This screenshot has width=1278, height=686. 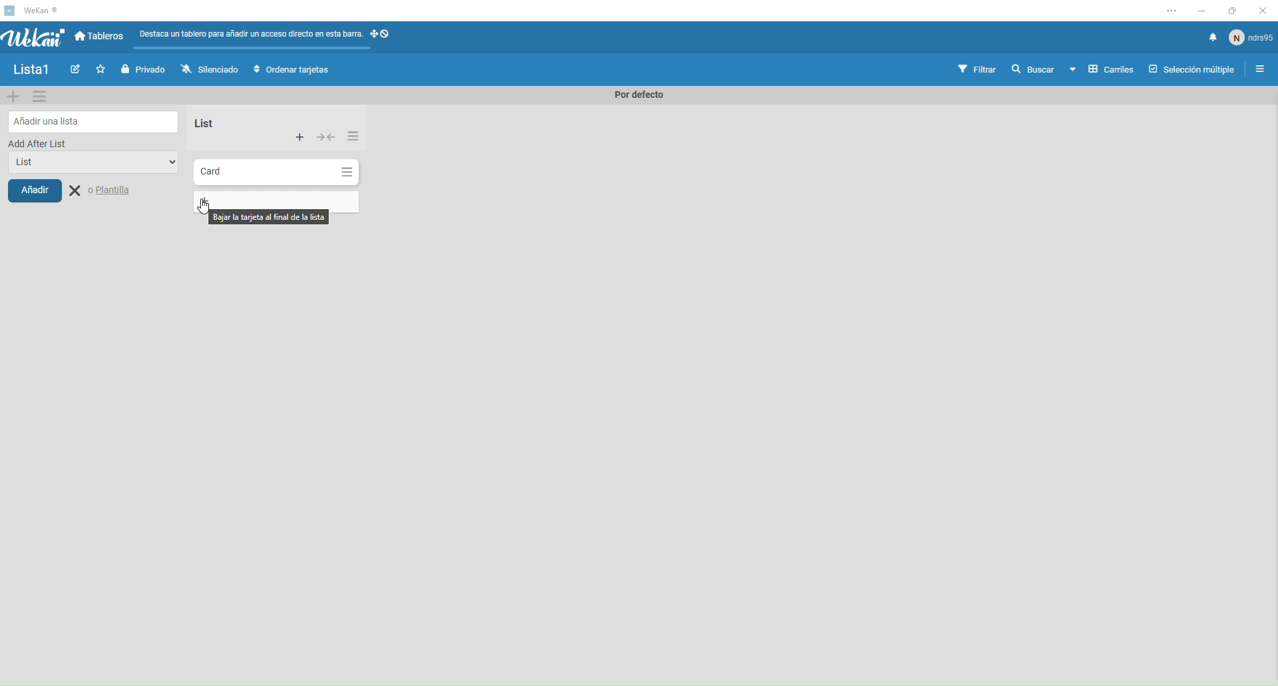 What do you see at coordinates (1228, 12) in the screenshot?
I see `maximise` at bounding box center [1228, 12].